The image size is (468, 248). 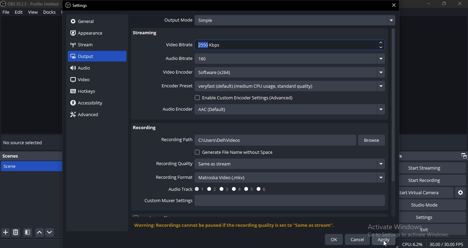 What do you see at coordinates (88, 103) in the screenshot?
I see `accessiblity` at bounding box center [88, 103].